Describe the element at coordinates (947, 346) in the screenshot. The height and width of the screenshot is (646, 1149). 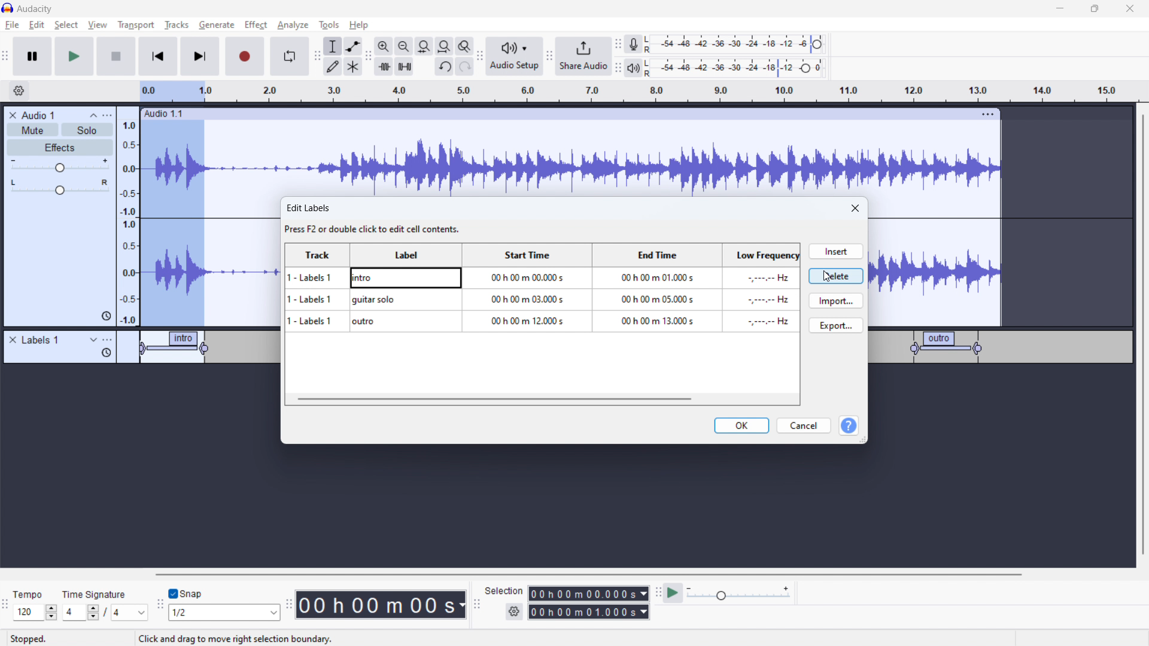
I see `label 3` at that location.